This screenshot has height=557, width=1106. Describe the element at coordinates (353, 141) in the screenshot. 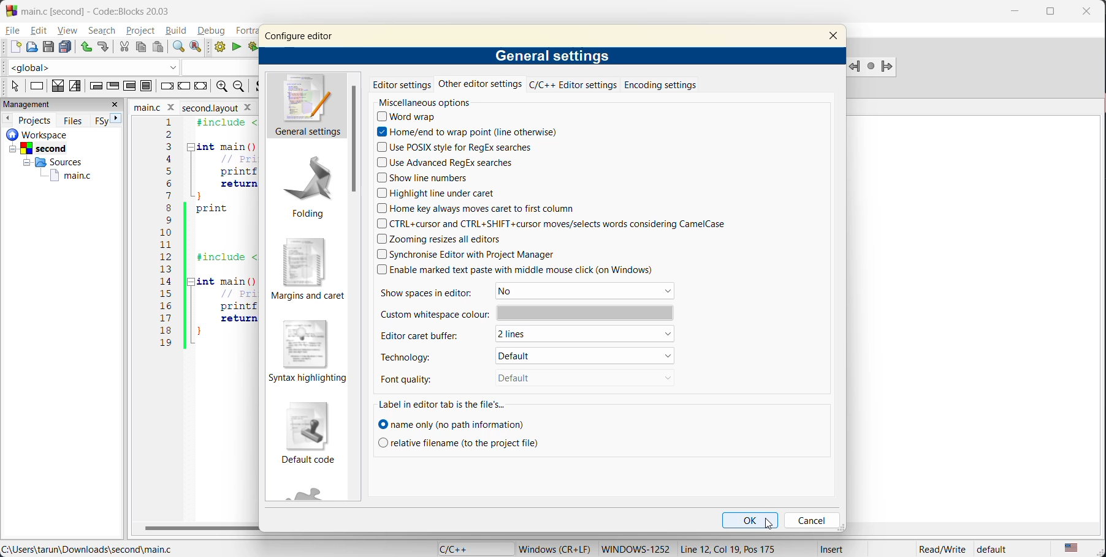

I see `vertical scroll bar` at that location.